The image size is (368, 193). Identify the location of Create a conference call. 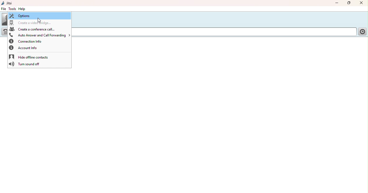
(34, 29).